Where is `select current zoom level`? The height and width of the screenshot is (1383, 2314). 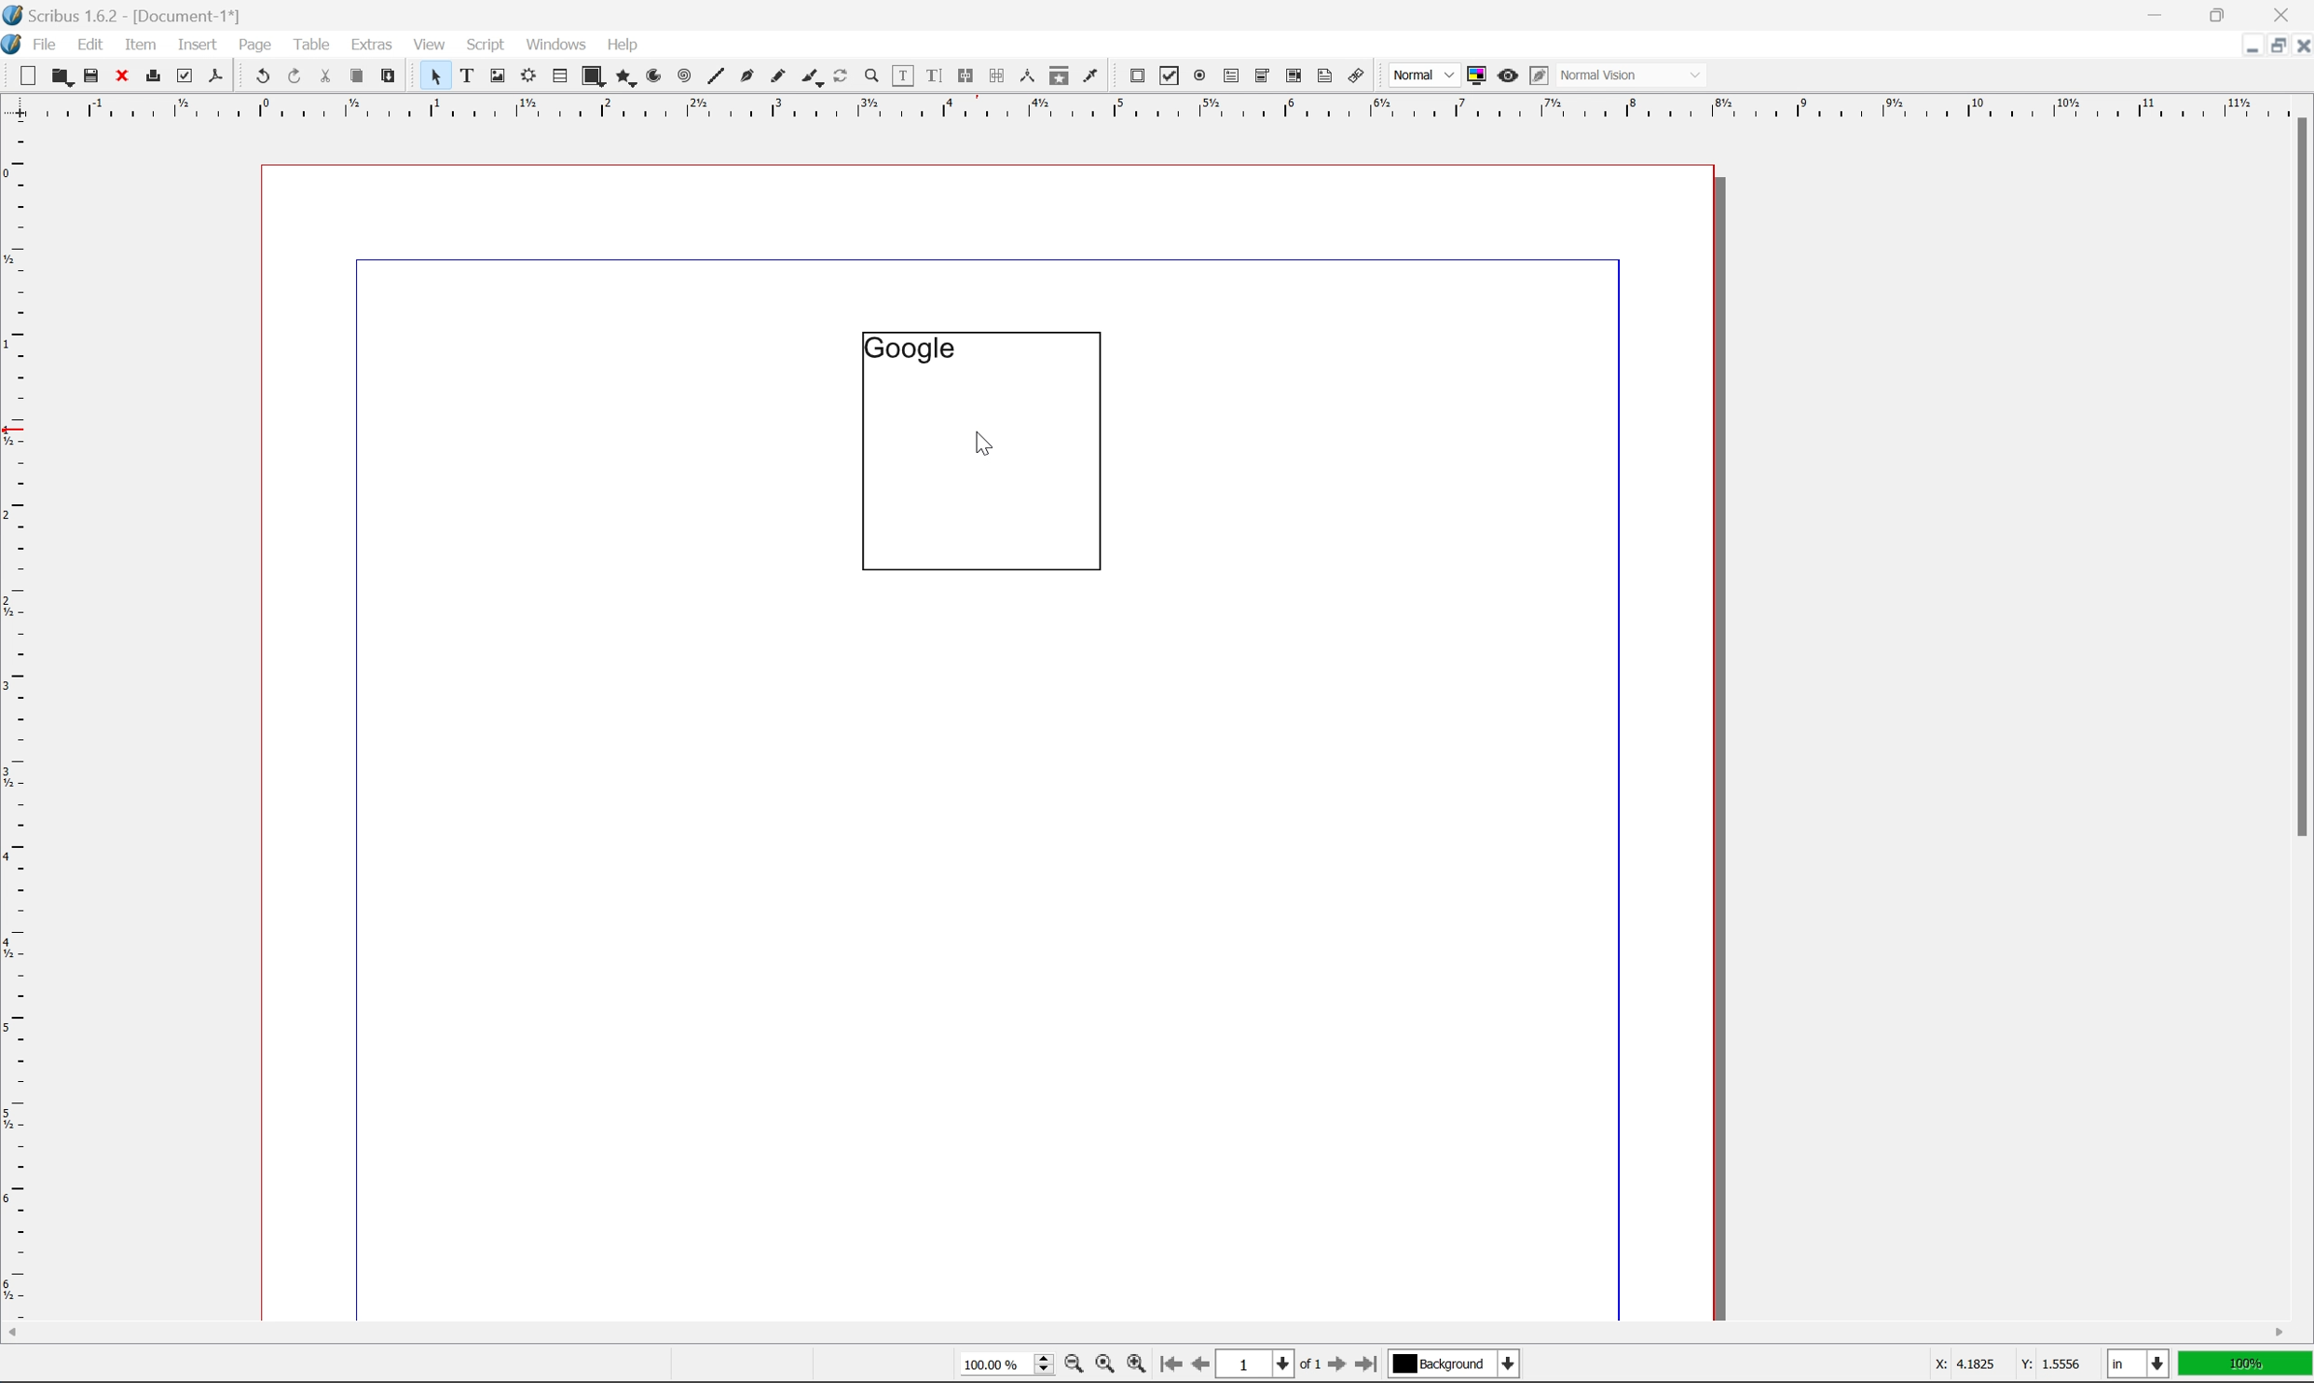
select current zoom level is located at coordinates (1006, 1362).